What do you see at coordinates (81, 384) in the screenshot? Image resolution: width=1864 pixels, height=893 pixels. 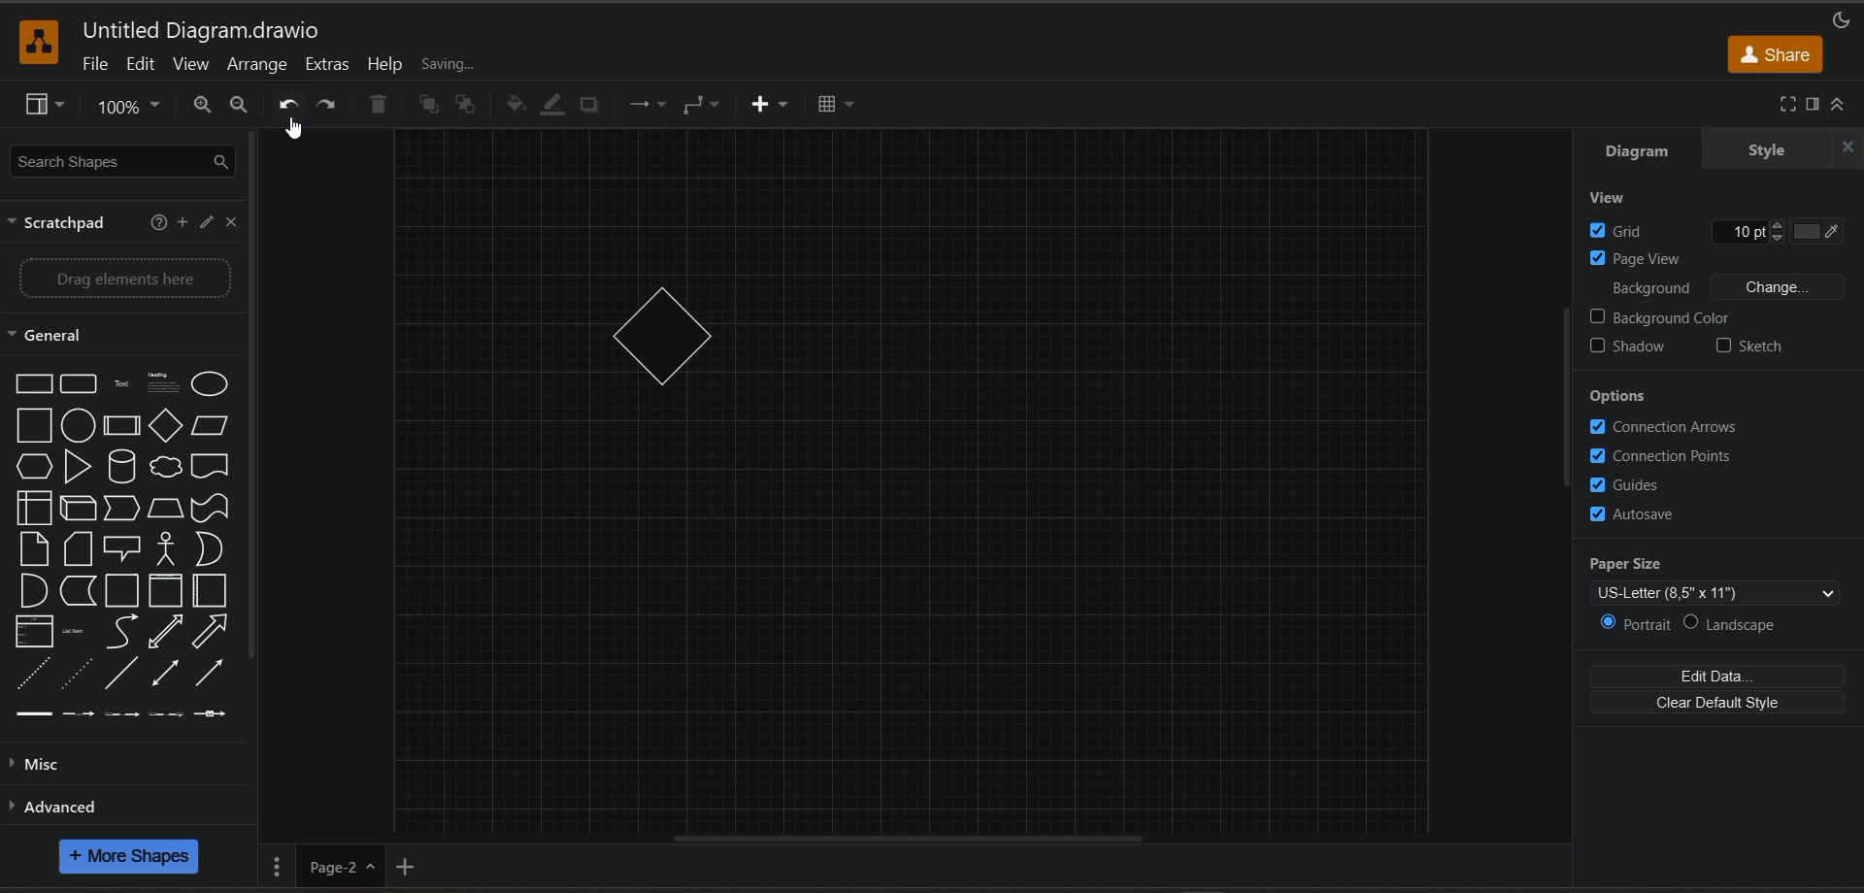 I see `Rounded Rectangle` at bounding box center [81, 384].